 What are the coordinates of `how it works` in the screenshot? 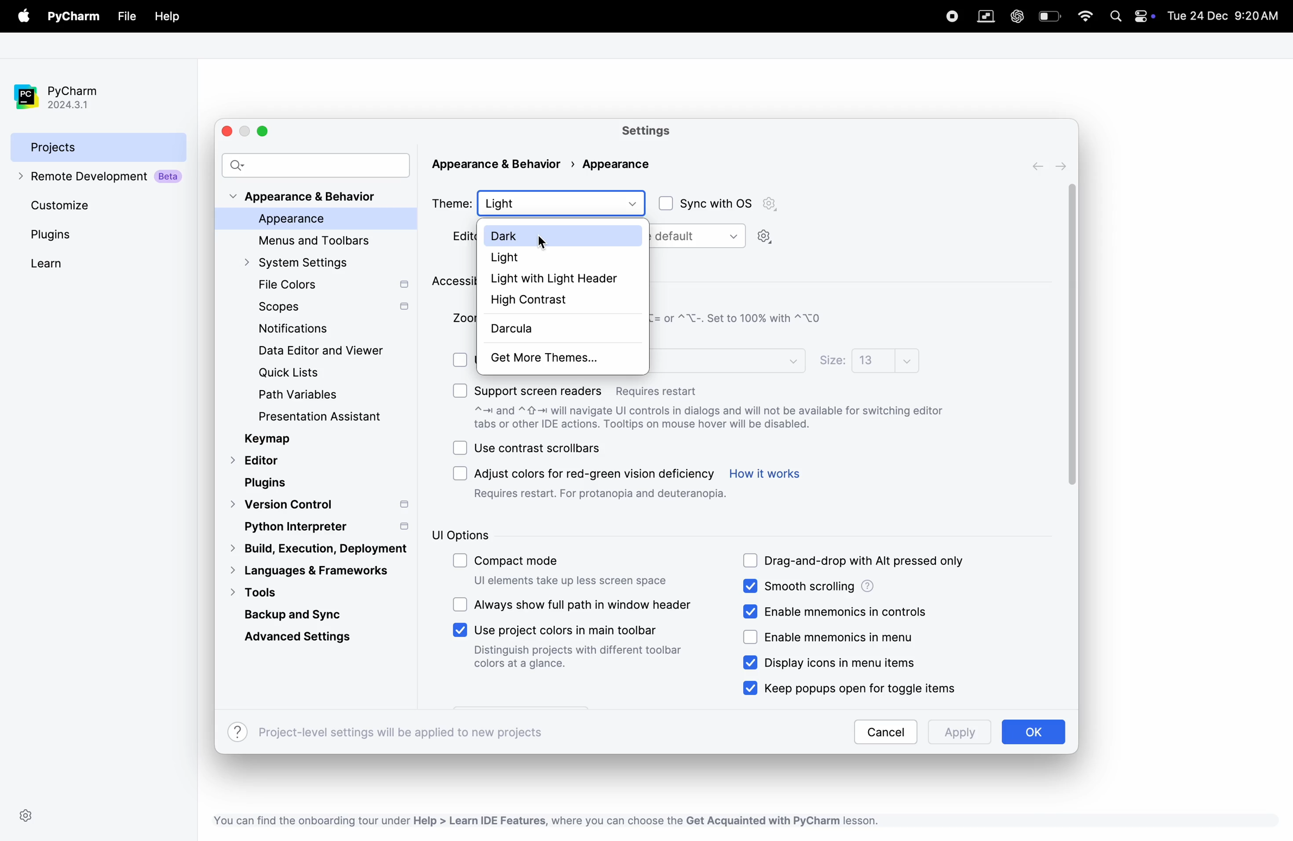 It's located at (765, 473).